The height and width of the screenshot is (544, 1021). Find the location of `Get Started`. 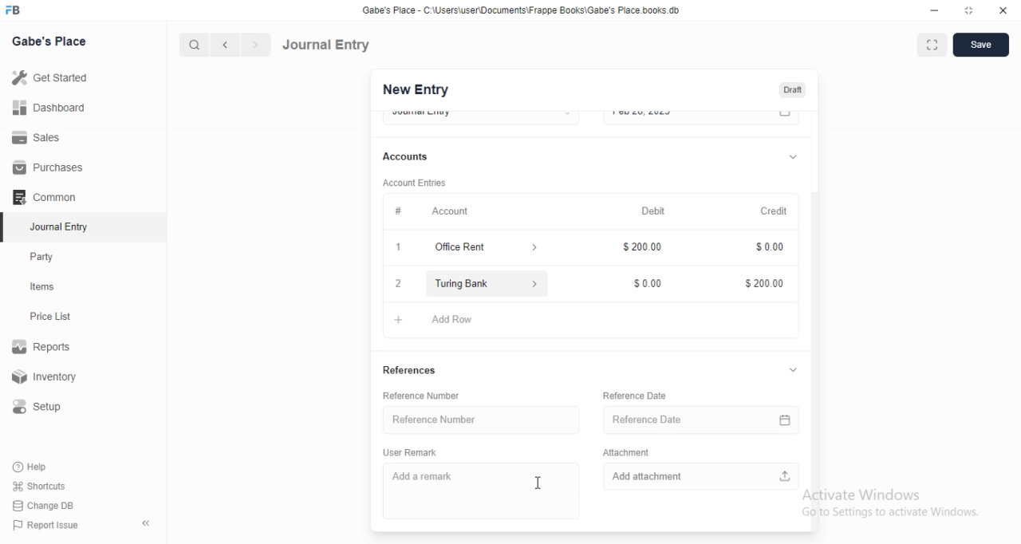

Get Started is located at coordinates (49, 79).